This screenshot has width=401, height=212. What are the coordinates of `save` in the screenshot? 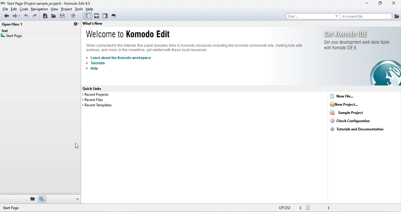 It's located at (63, 16).